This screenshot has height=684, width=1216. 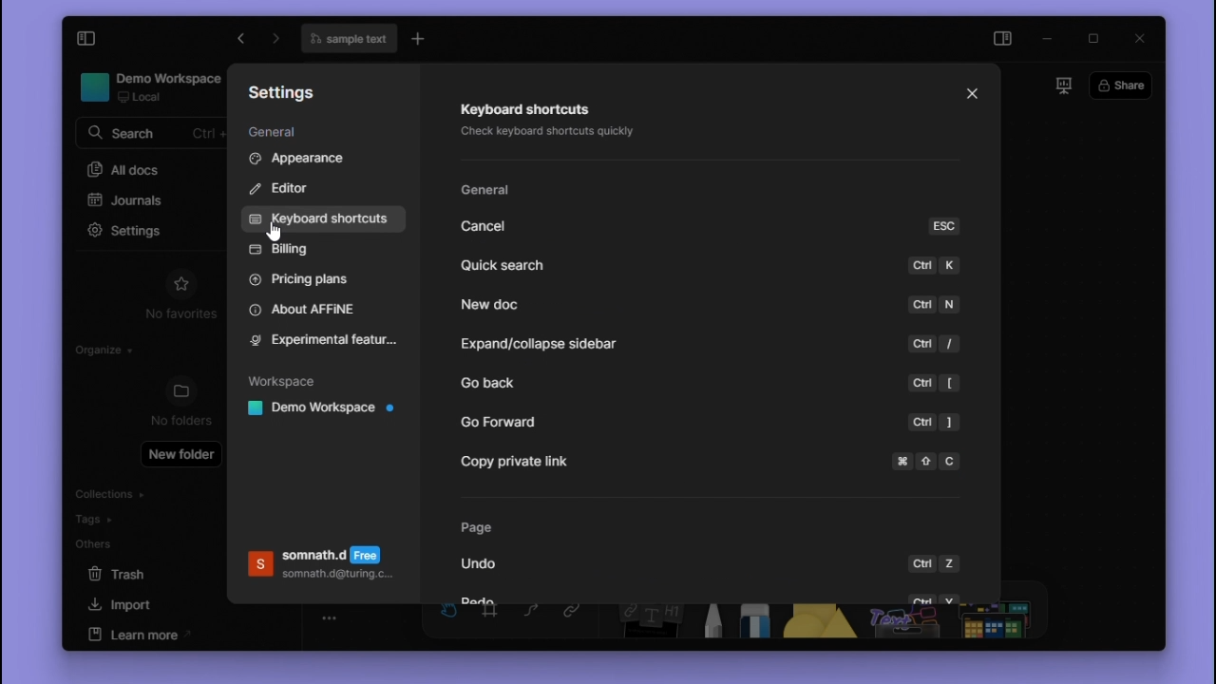 I want to click on share, so click(x=1121, y=85).